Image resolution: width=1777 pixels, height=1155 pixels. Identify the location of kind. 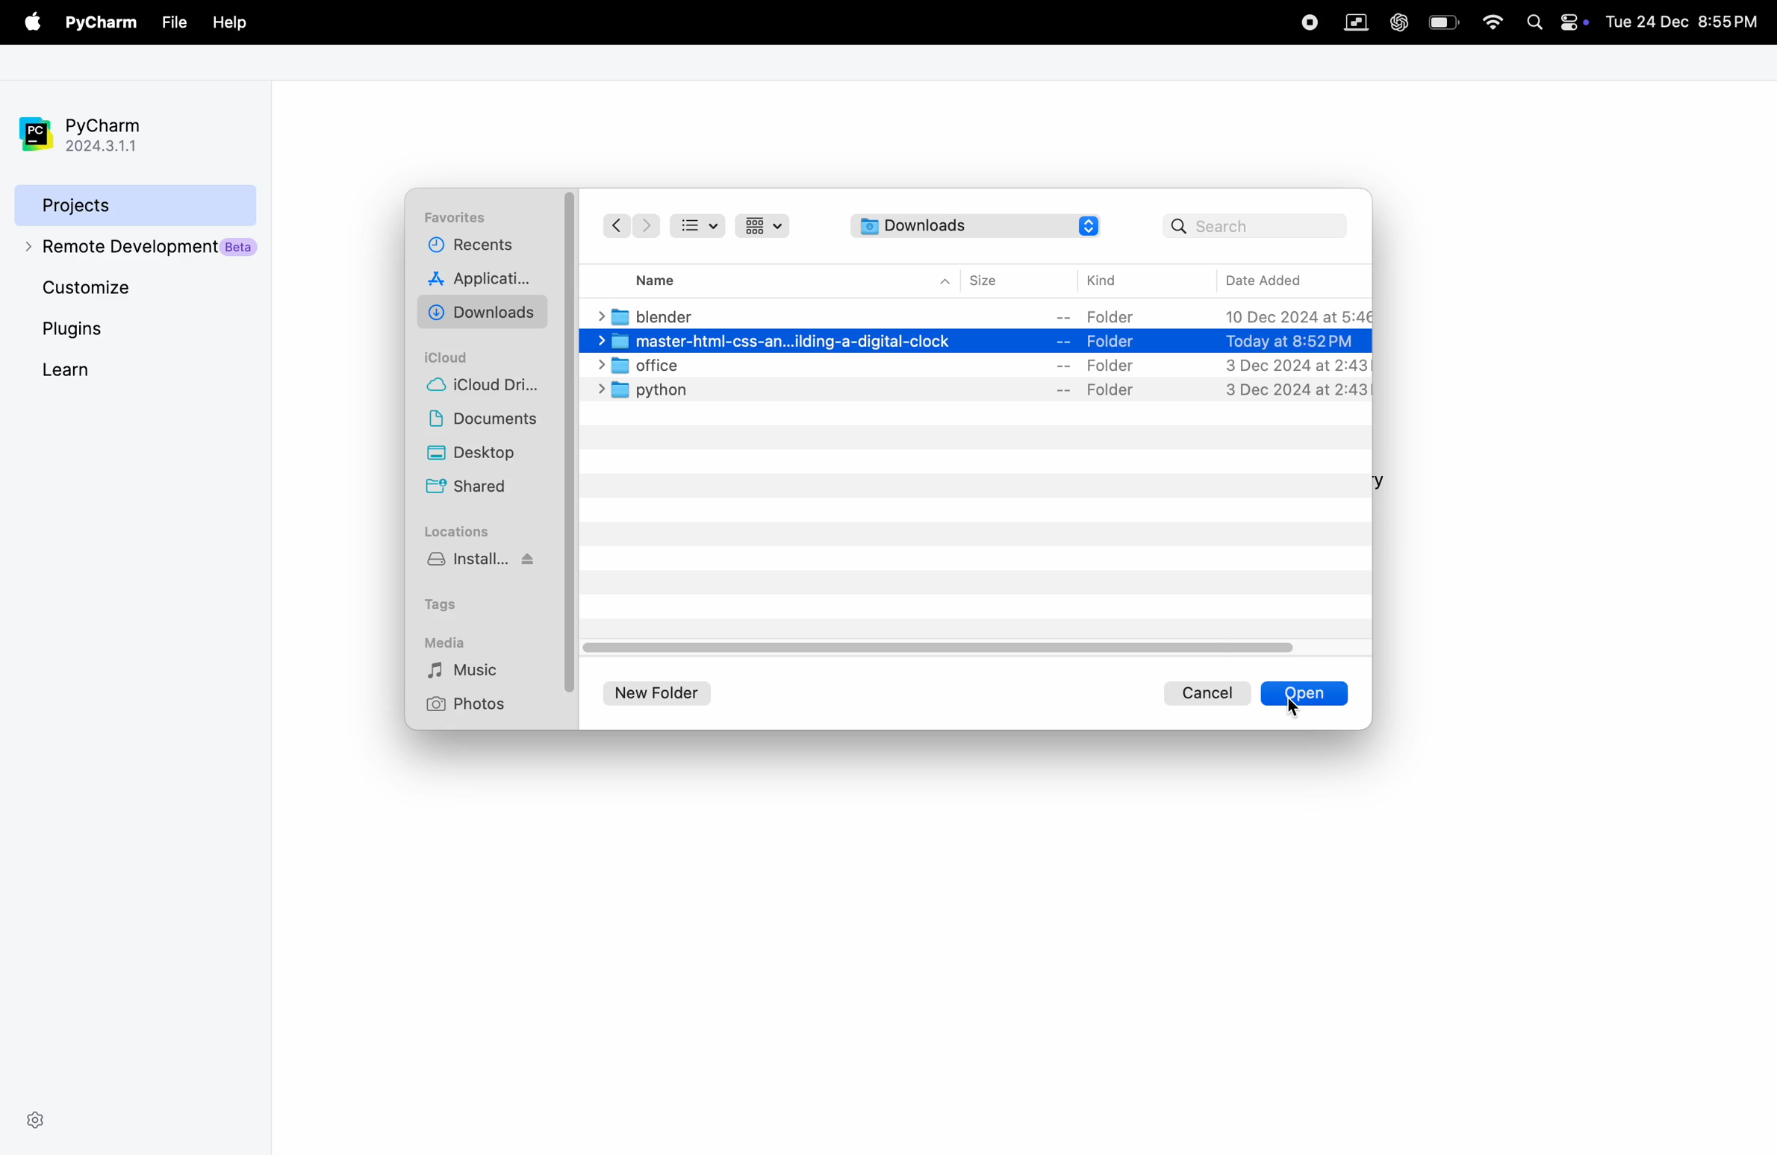
(1107, 281).